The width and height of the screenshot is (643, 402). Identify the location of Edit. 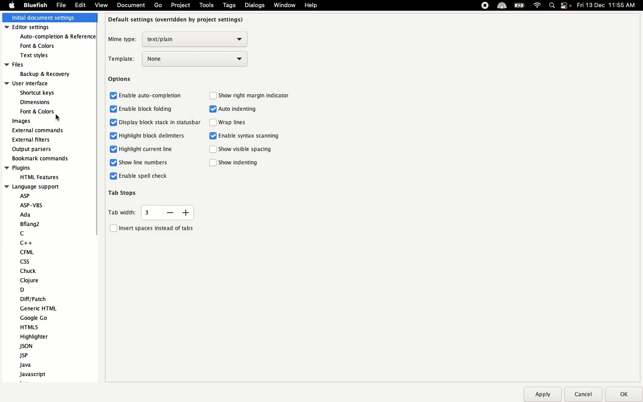
(80, 5).